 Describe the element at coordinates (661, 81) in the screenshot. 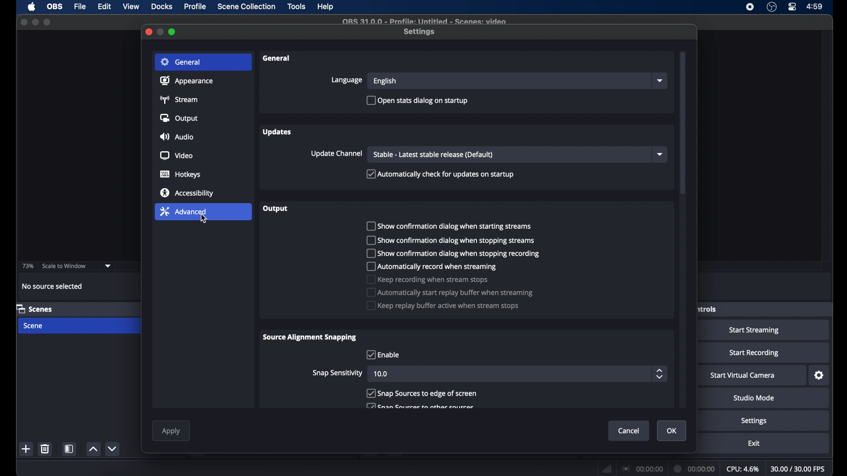

I see `dropdown` at that location.